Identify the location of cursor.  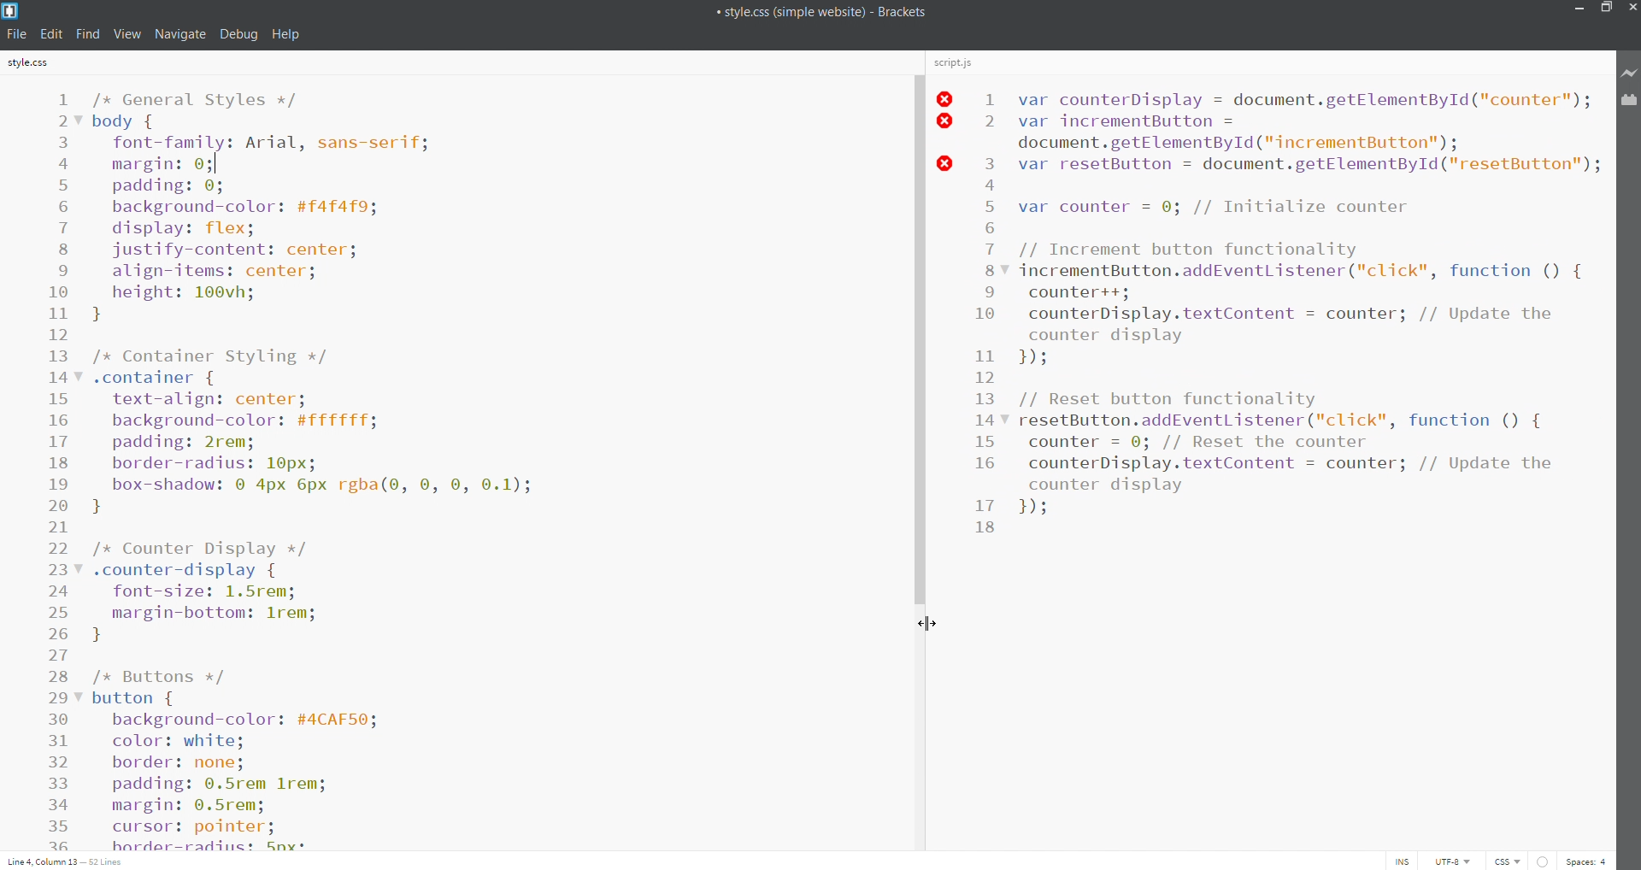
(926, 622).